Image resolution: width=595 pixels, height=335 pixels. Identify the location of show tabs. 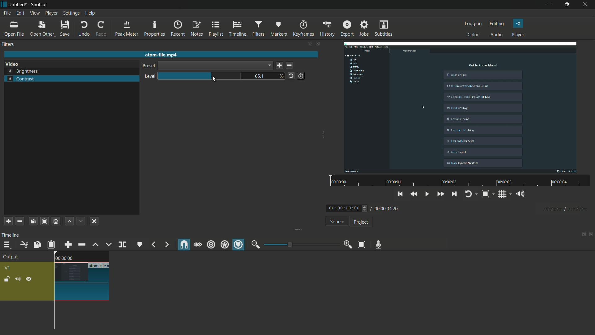
(582, 235).